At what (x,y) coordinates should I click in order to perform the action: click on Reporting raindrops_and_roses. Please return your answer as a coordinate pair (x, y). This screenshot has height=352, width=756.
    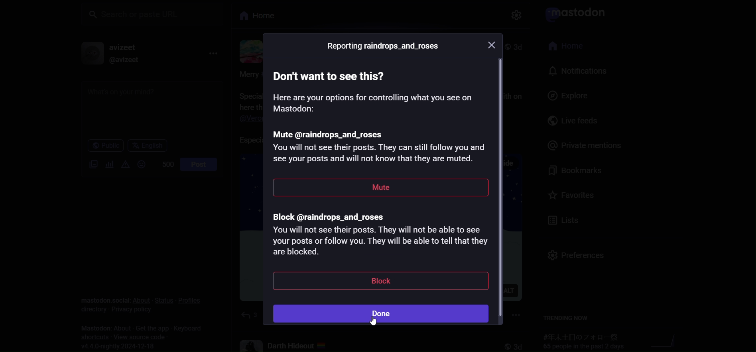
    Looking at the image, I should click on (382, 46).